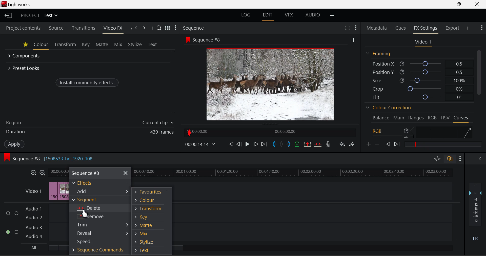 The height and width of the screenshot is (256, 486). What do you see at coordinates (418, 72) in the screenshot?
I see `Position Y` at bounding box center [418, 72].